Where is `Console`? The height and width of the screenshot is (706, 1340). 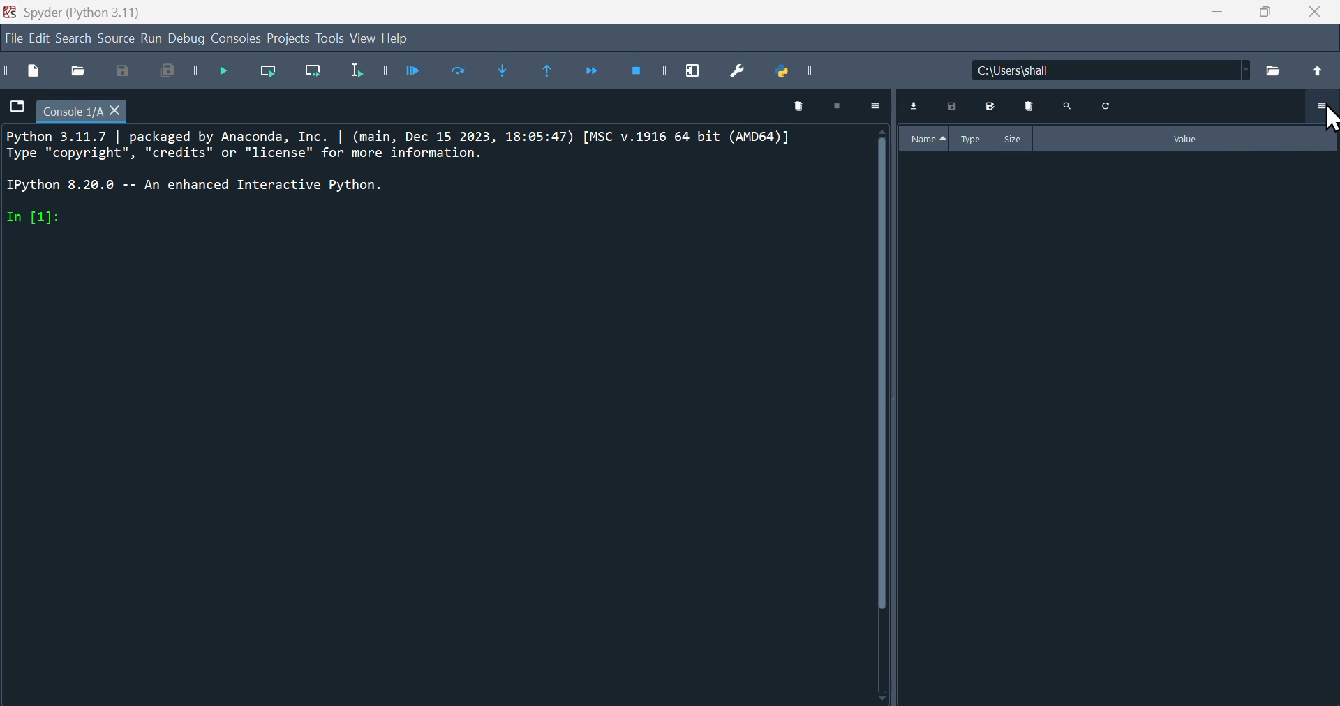
Console is located at coordinates (238, 40).